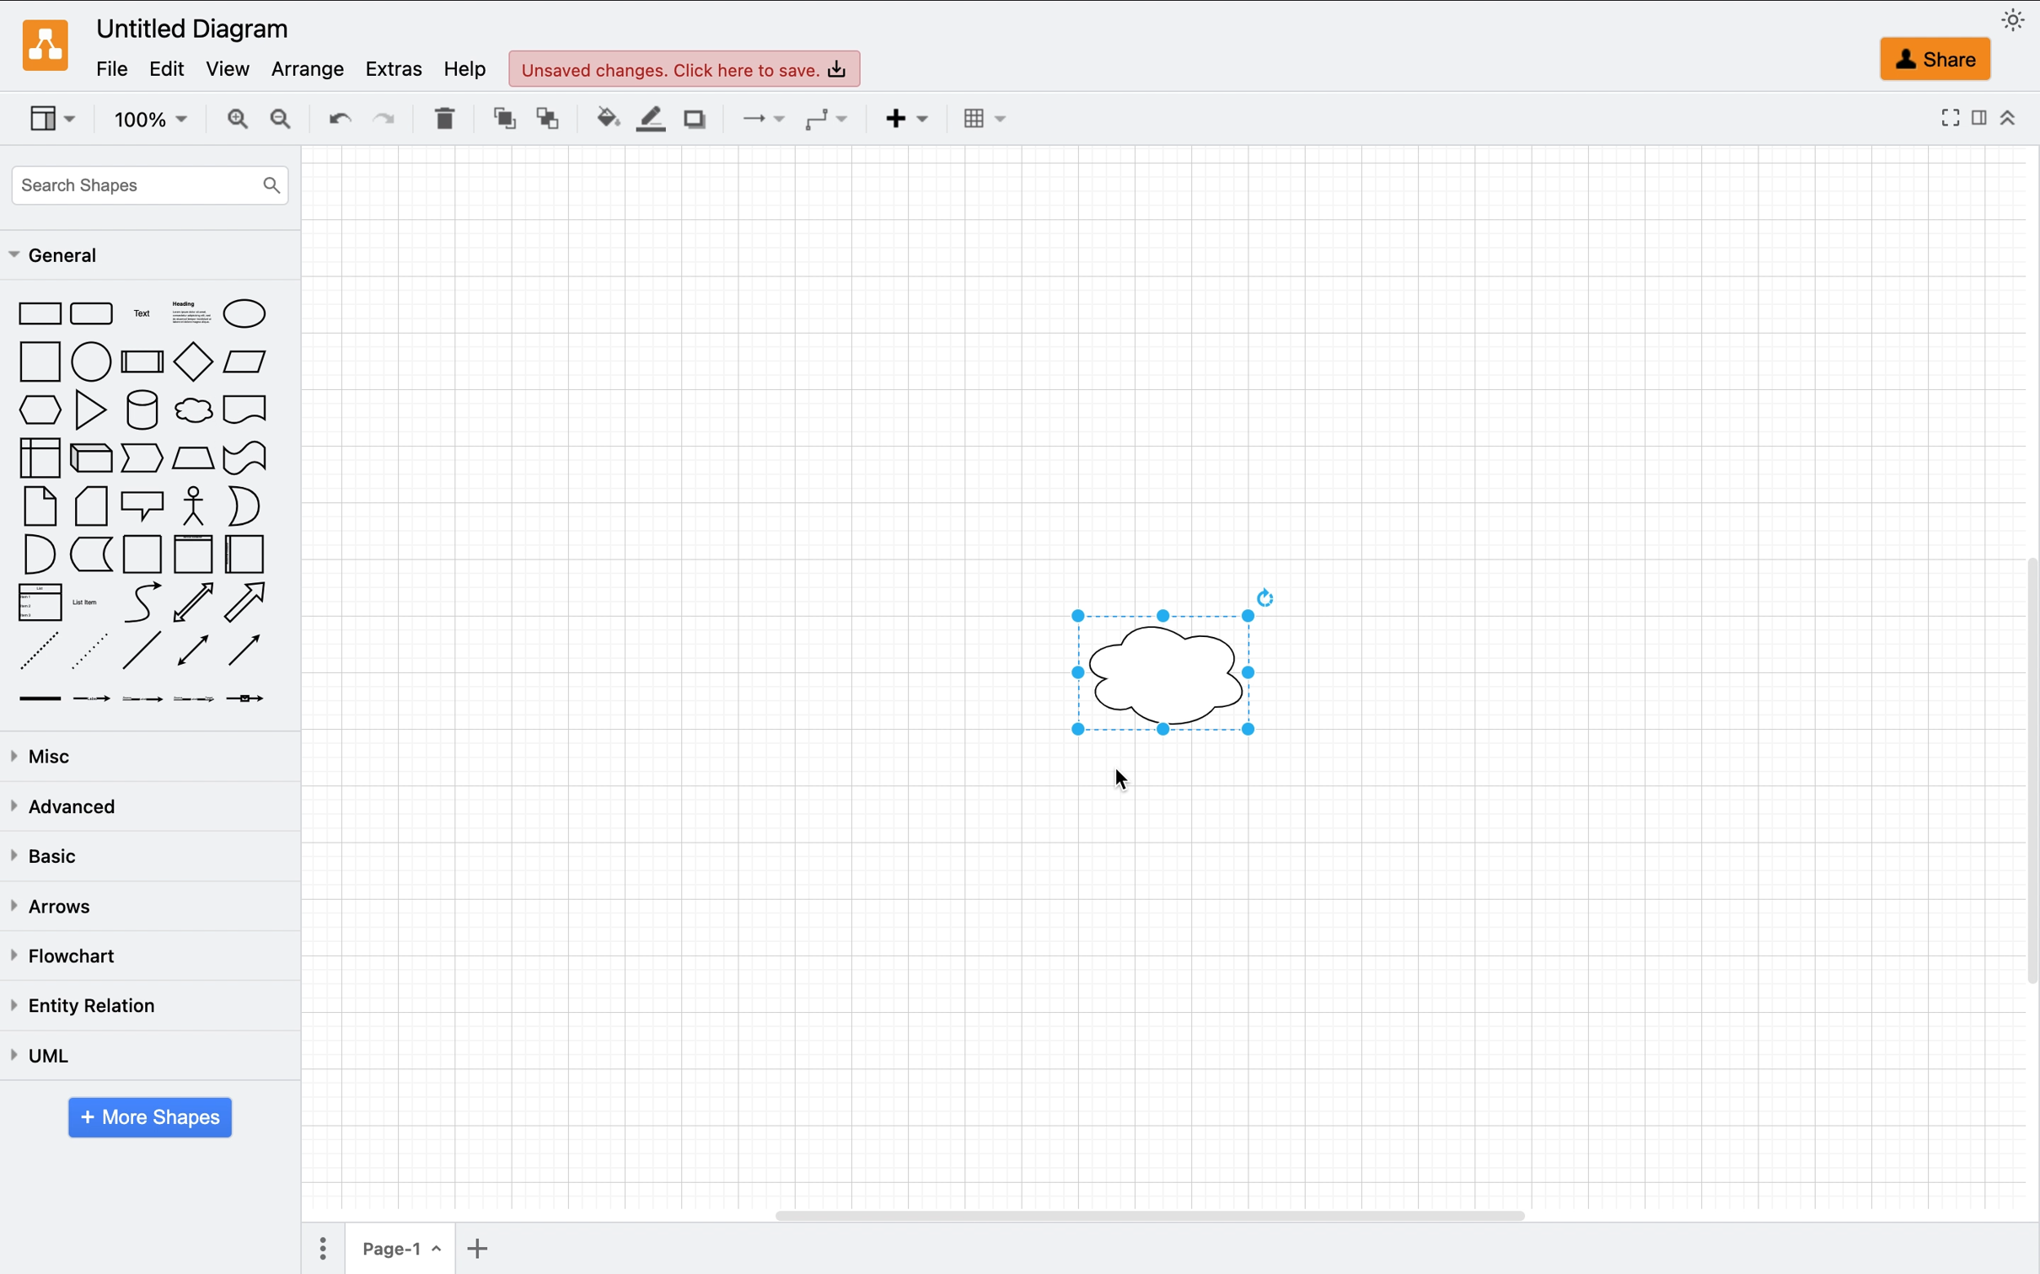  I want to click on add page, so click(497, 1253).